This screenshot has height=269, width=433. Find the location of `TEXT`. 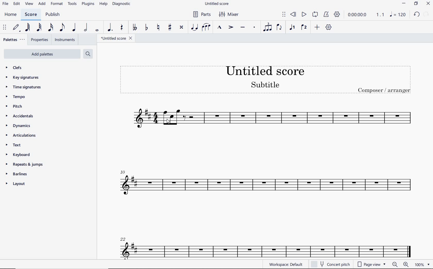

TEXT is located at coordinates (22, 146).